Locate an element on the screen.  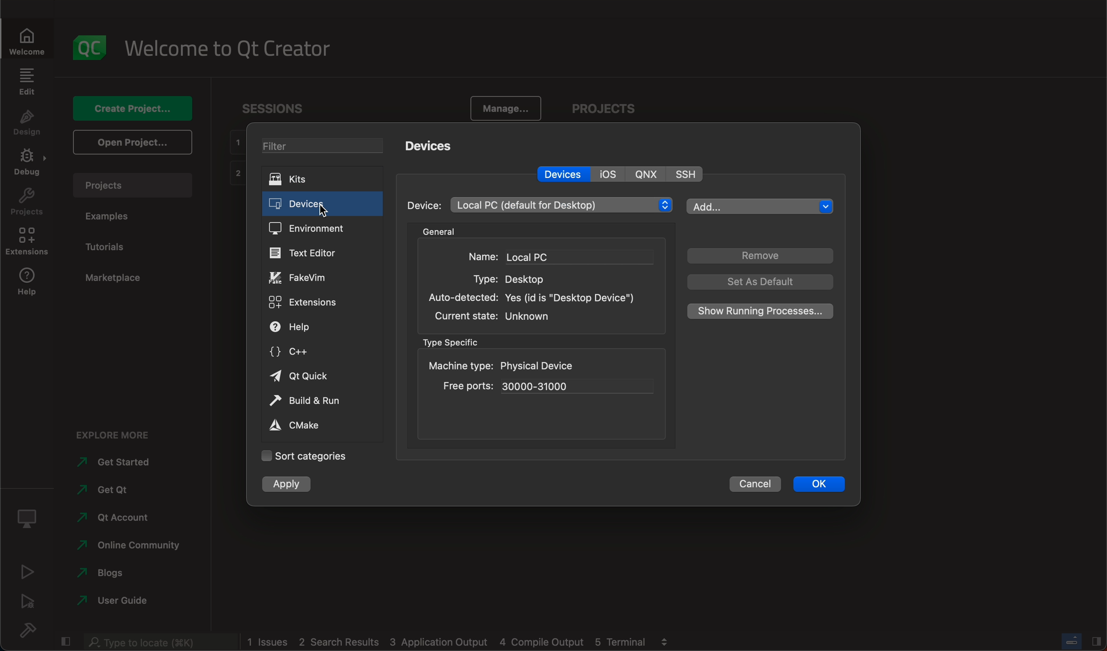
Hide/Show left sidebar is located at coordinates (67, 641).